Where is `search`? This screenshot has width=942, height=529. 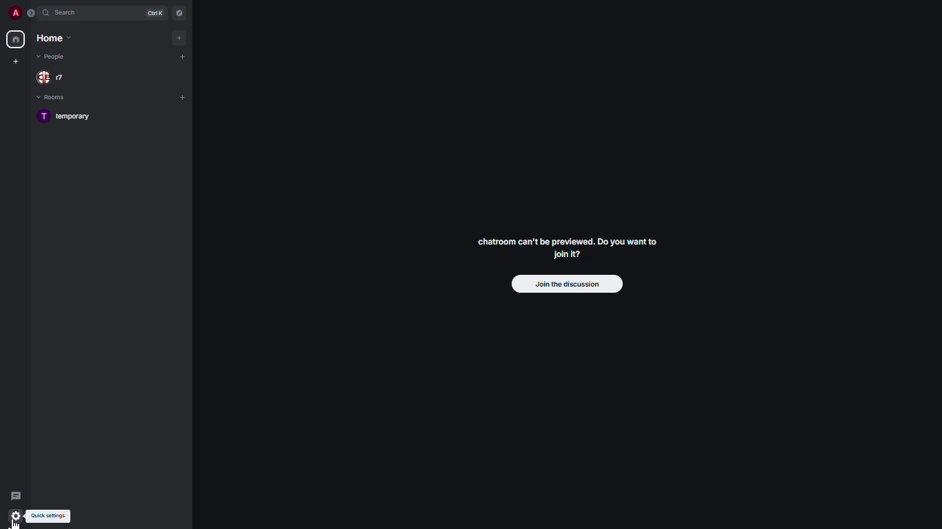 search is located at coordinates (68, 13).